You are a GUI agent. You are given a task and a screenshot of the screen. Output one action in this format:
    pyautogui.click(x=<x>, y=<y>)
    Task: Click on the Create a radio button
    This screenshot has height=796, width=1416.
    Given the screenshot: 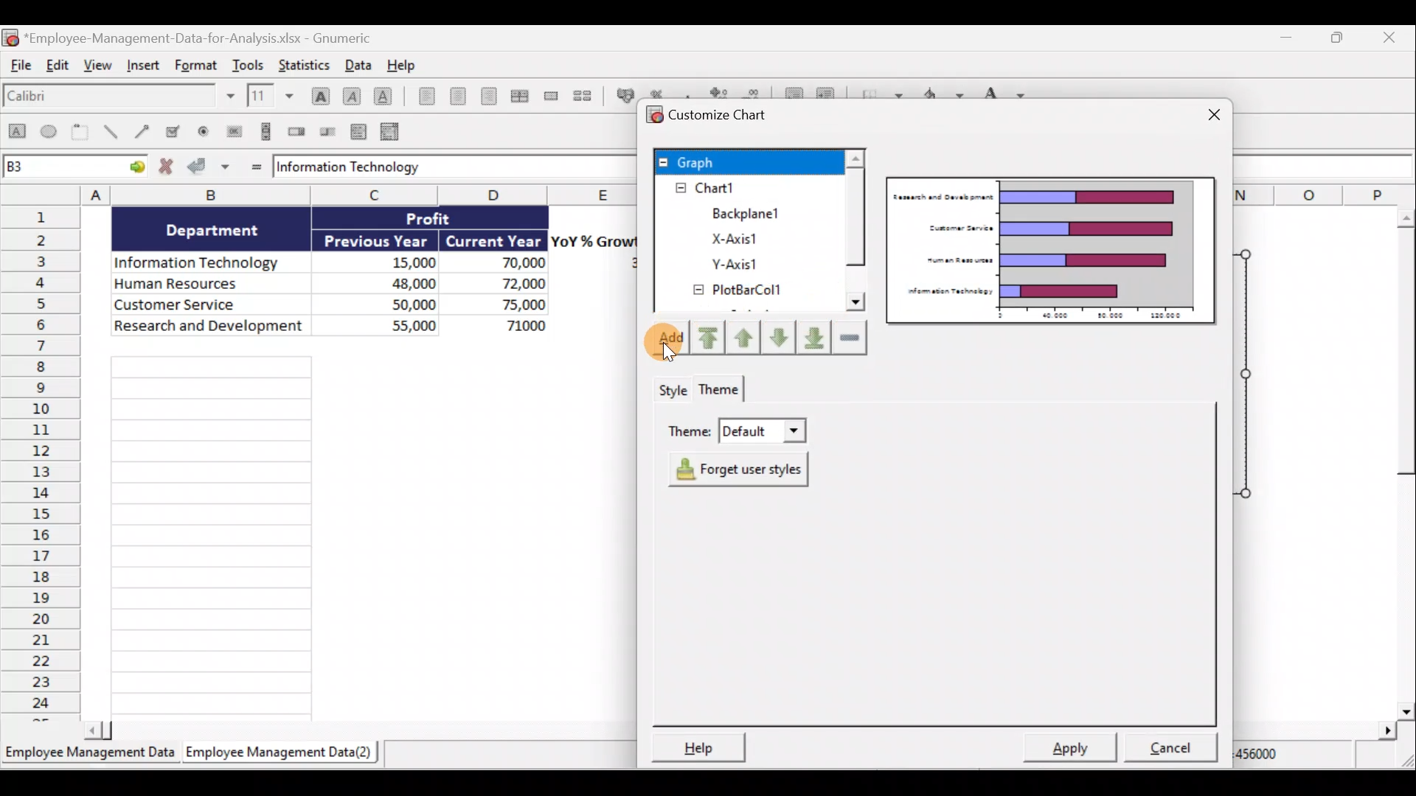 What is the action you would take?
    pyautogui.click(x=201, y=132)
    